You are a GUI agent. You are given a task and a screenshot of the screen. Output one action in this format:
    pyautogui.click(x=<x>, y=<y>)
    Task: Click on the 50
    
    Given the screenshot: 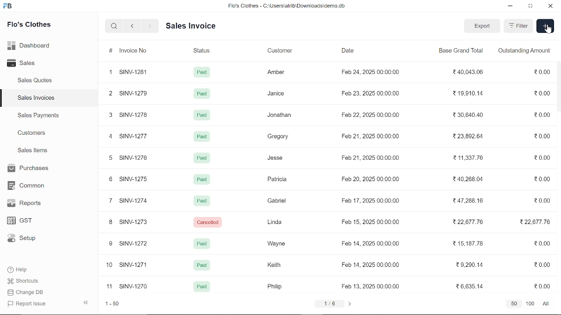 What is the action you would take?
    pyautogui.click(x=513, y=304)
    